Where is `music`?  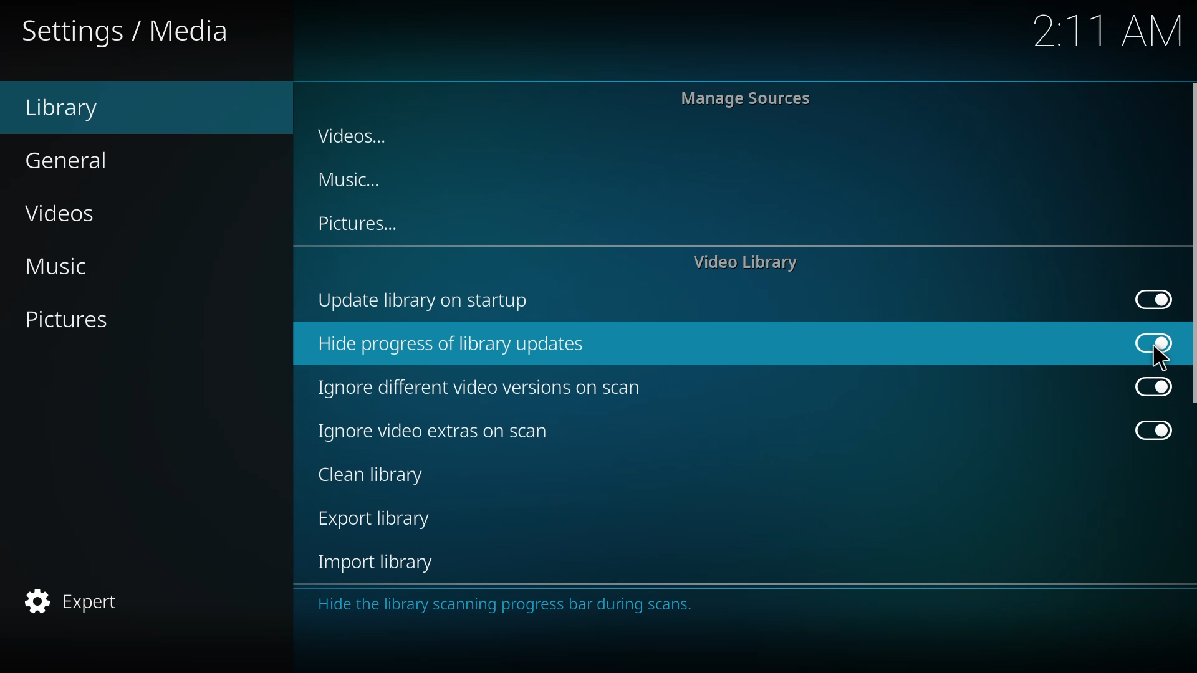 music is located at coordinates (70, 266).